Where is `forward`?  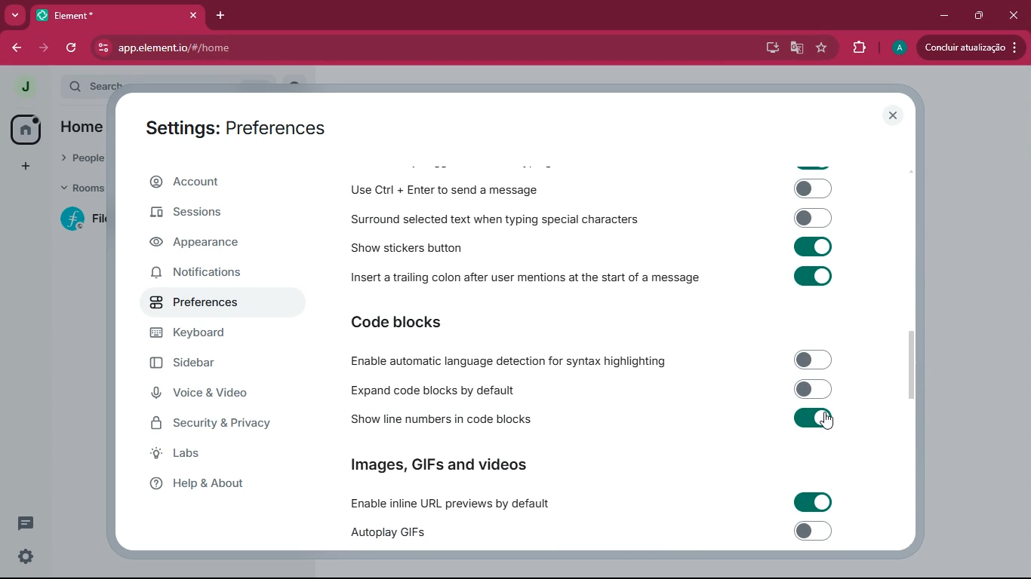 forward is located at coordinates (47, 47).